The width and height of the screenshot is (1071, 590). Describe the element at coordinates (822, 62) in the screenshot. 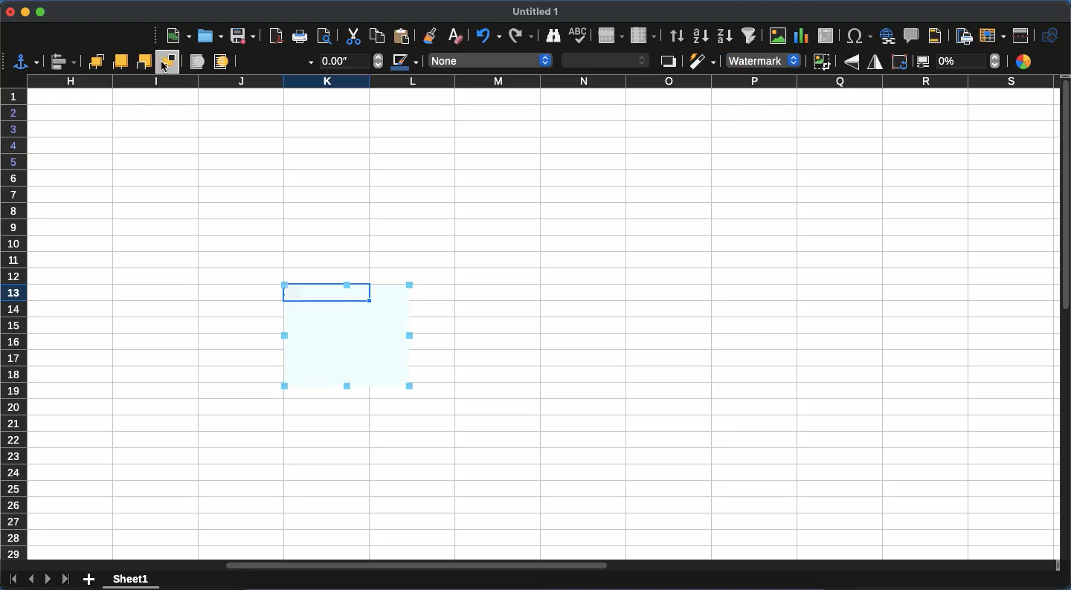

I see `crop image` at that location.